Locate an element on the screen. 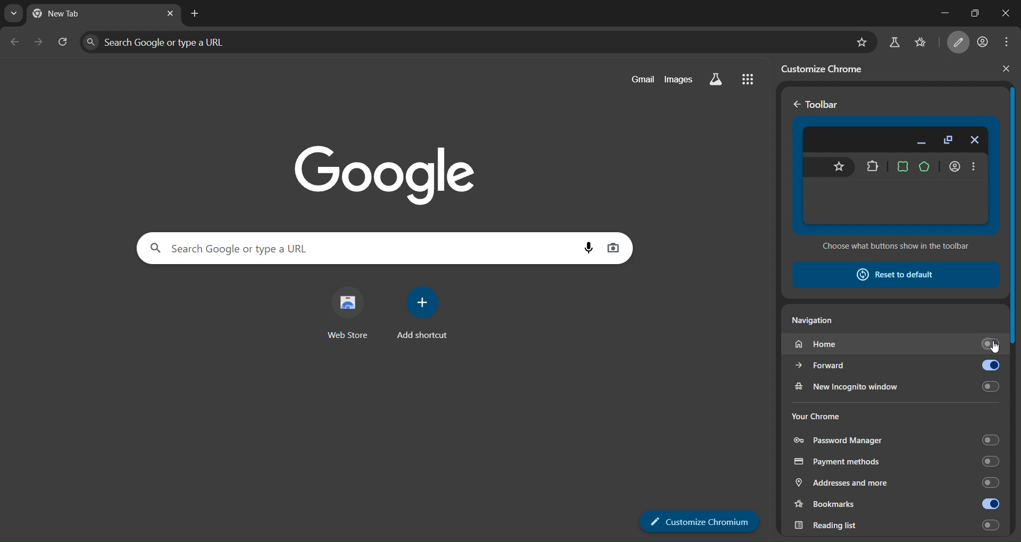 The width and height of the screenshot is (1021, 542). bookmark page is located at coordinates (858, 42).